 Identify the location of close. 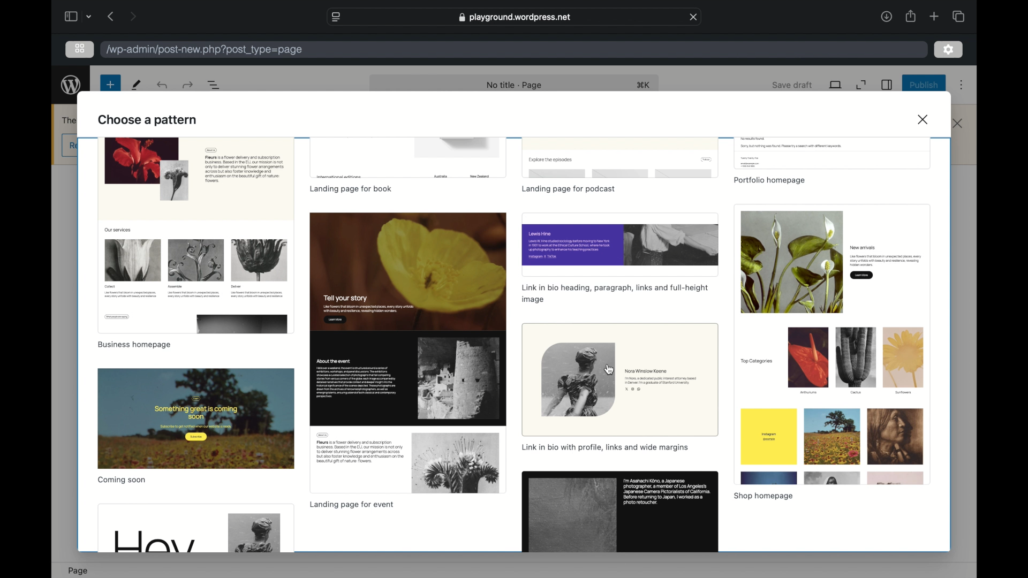
(958, 124).